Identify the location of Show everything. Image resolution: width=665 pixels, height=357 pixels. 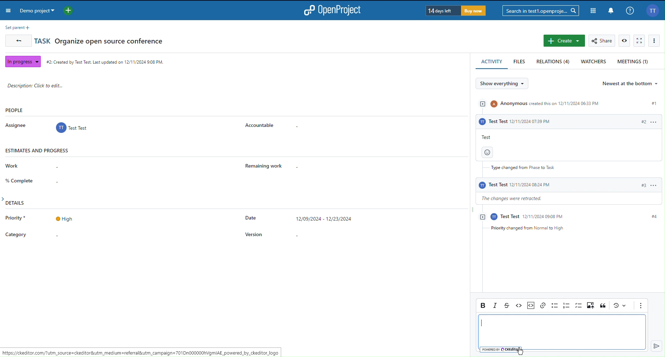
(505, 84).